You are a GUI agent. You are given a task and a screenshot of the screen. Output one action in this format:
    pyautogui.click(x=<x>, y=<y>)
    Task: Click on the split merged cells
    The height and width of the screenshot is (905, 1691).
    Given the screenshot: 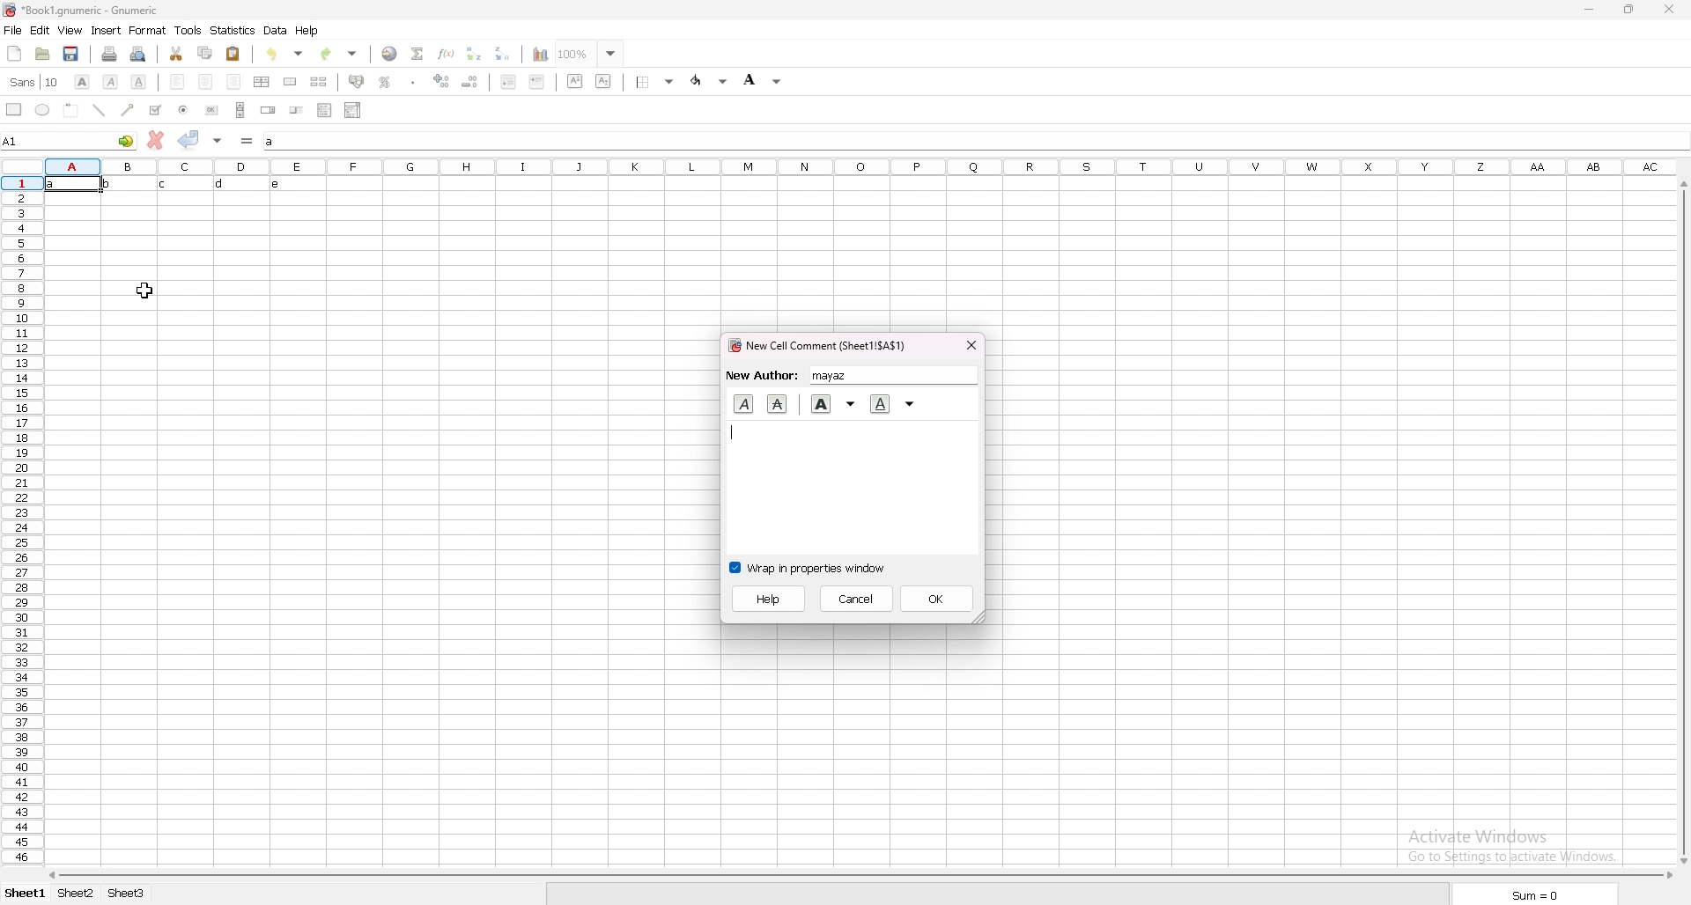 What is the action you would take?
    pyautogui.click(x=319, y=81)
    